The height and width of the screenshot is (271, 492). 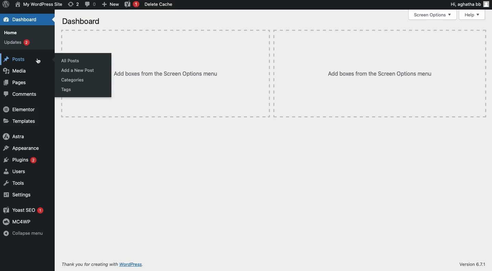 I want to click on  cursor, so click(x=38, y=61).